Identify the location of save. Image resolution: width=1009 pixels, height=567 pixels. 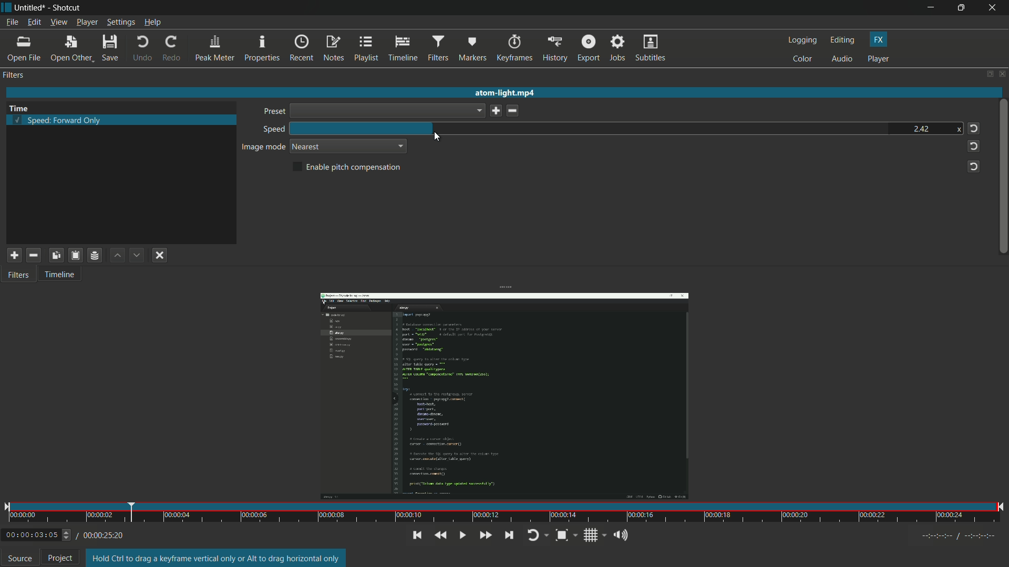
(111, 49).